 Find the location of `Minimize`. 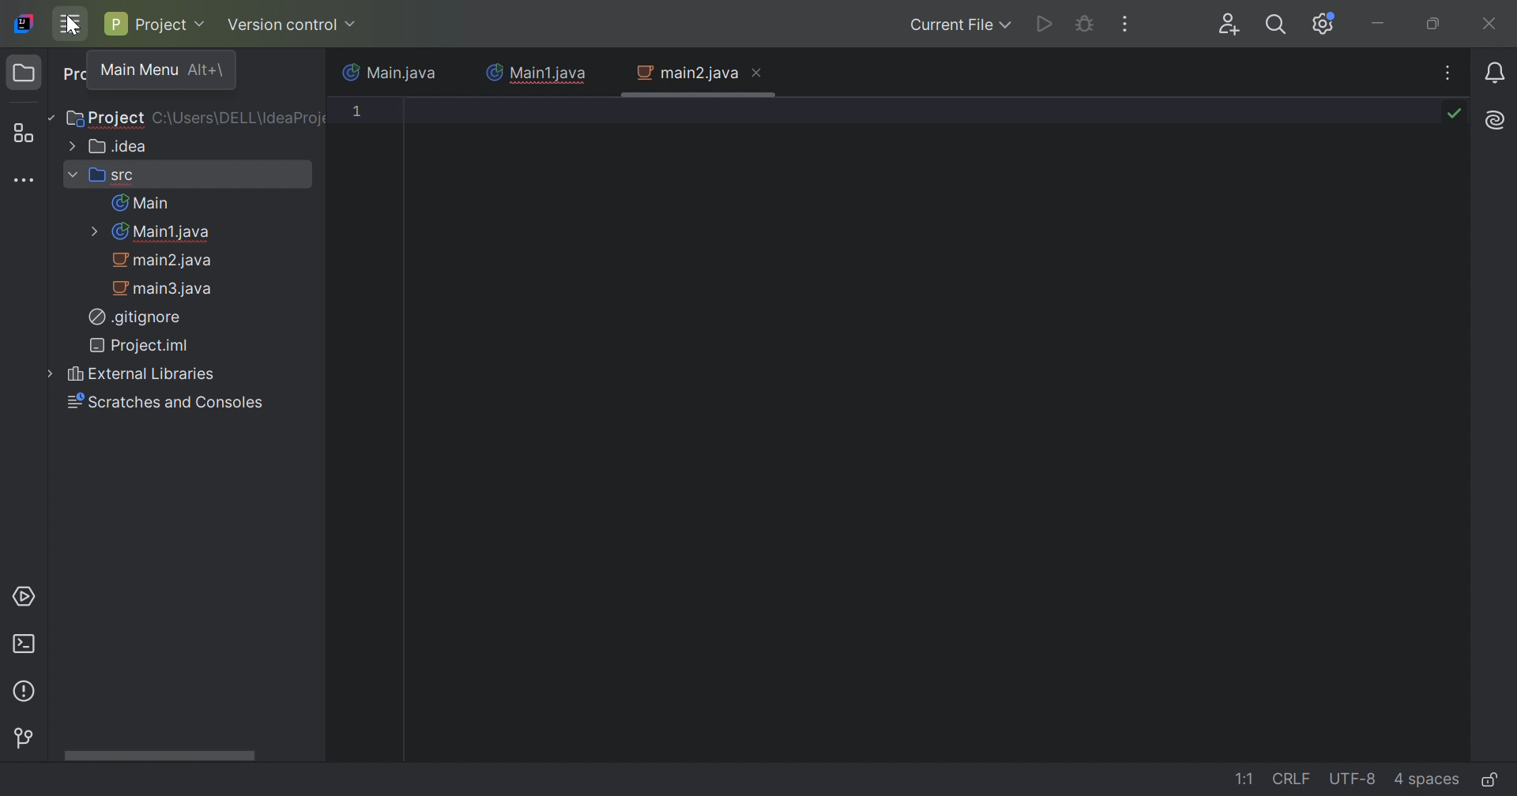

Minimize is located at coordinates (1379, 24).